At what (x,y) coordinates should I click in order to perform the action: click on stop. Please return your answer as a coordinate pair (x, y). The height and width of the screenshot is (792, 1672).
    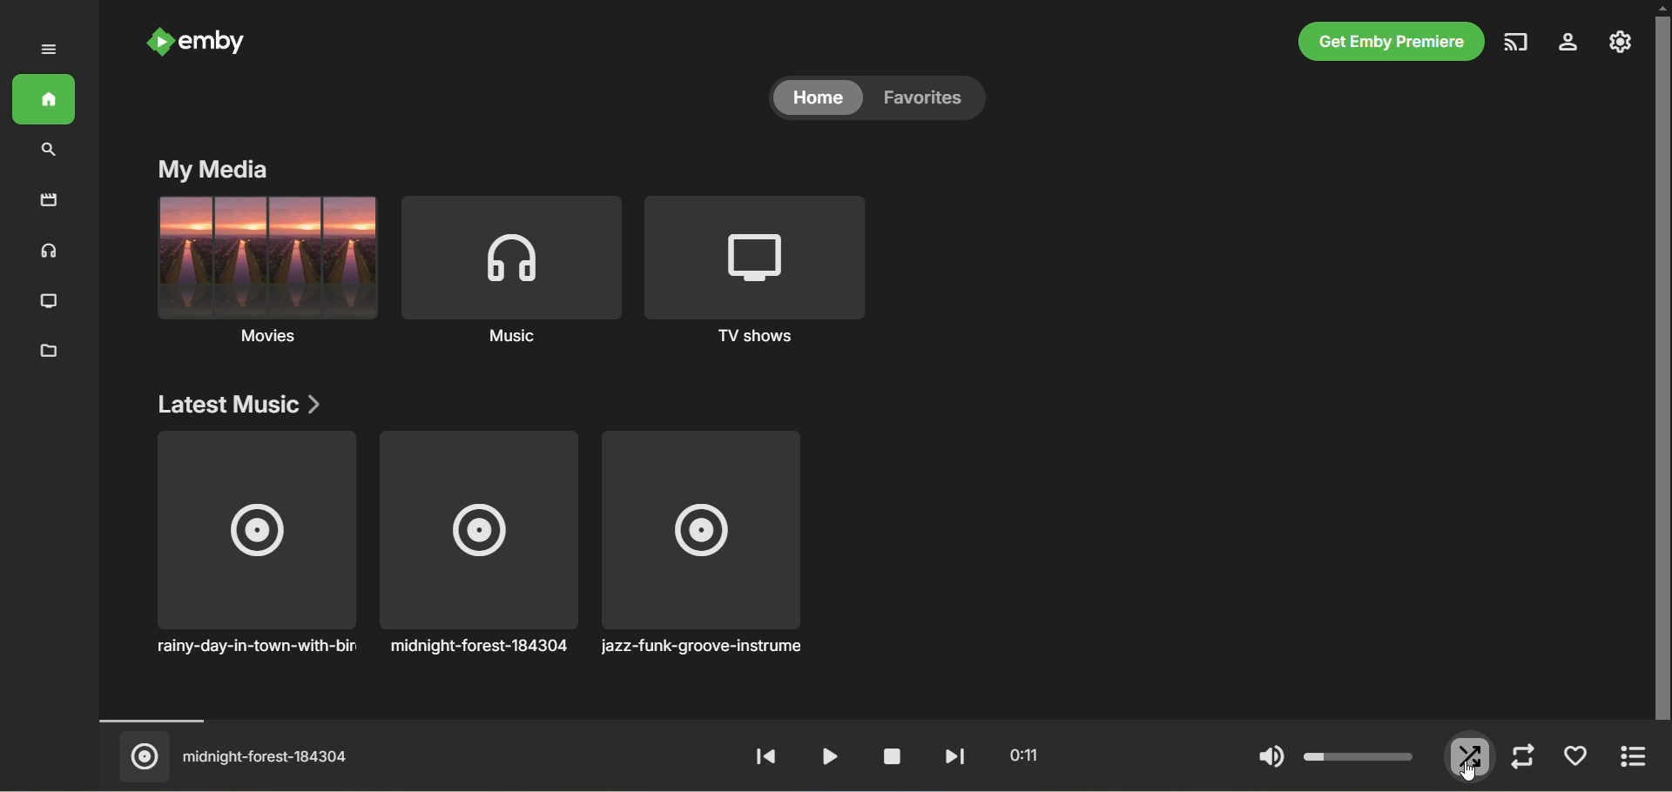
    Looking at the image, I should click on (884, 756).